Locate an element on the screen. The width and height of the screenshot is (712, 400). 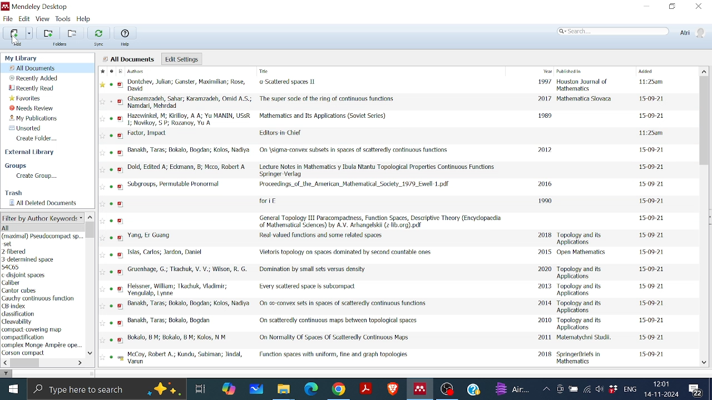
Help is located at coordinates (476, 389).